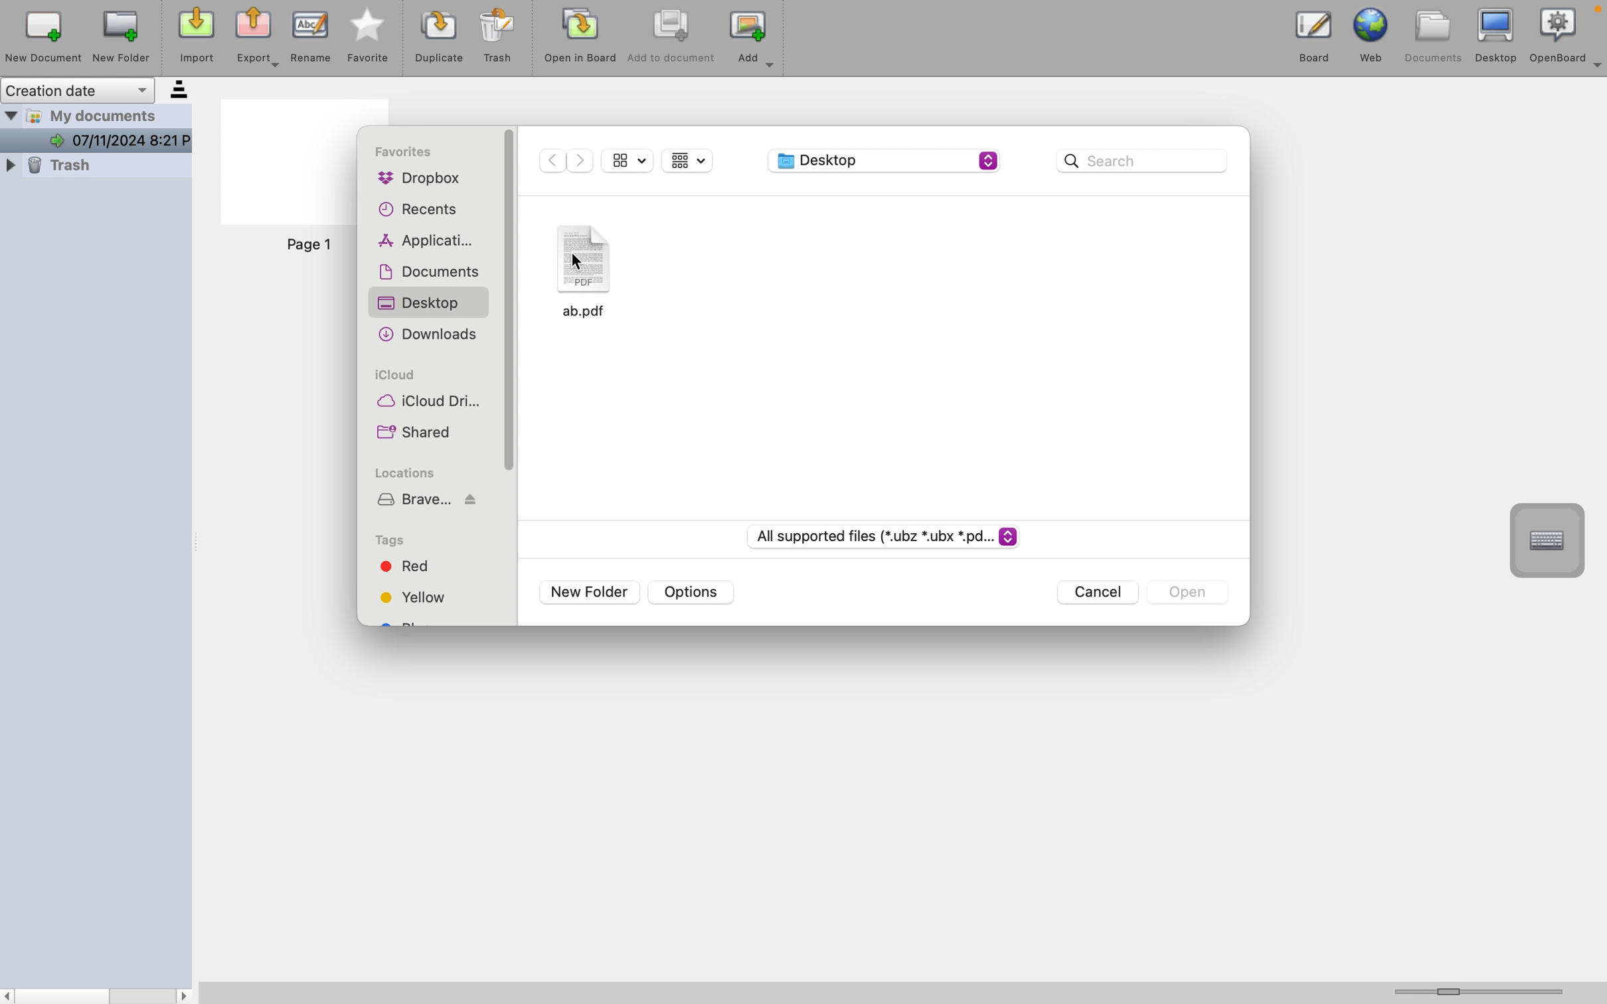  Describe the element at coordinates (691, 593) in the screenshot. I see `options` at that location.